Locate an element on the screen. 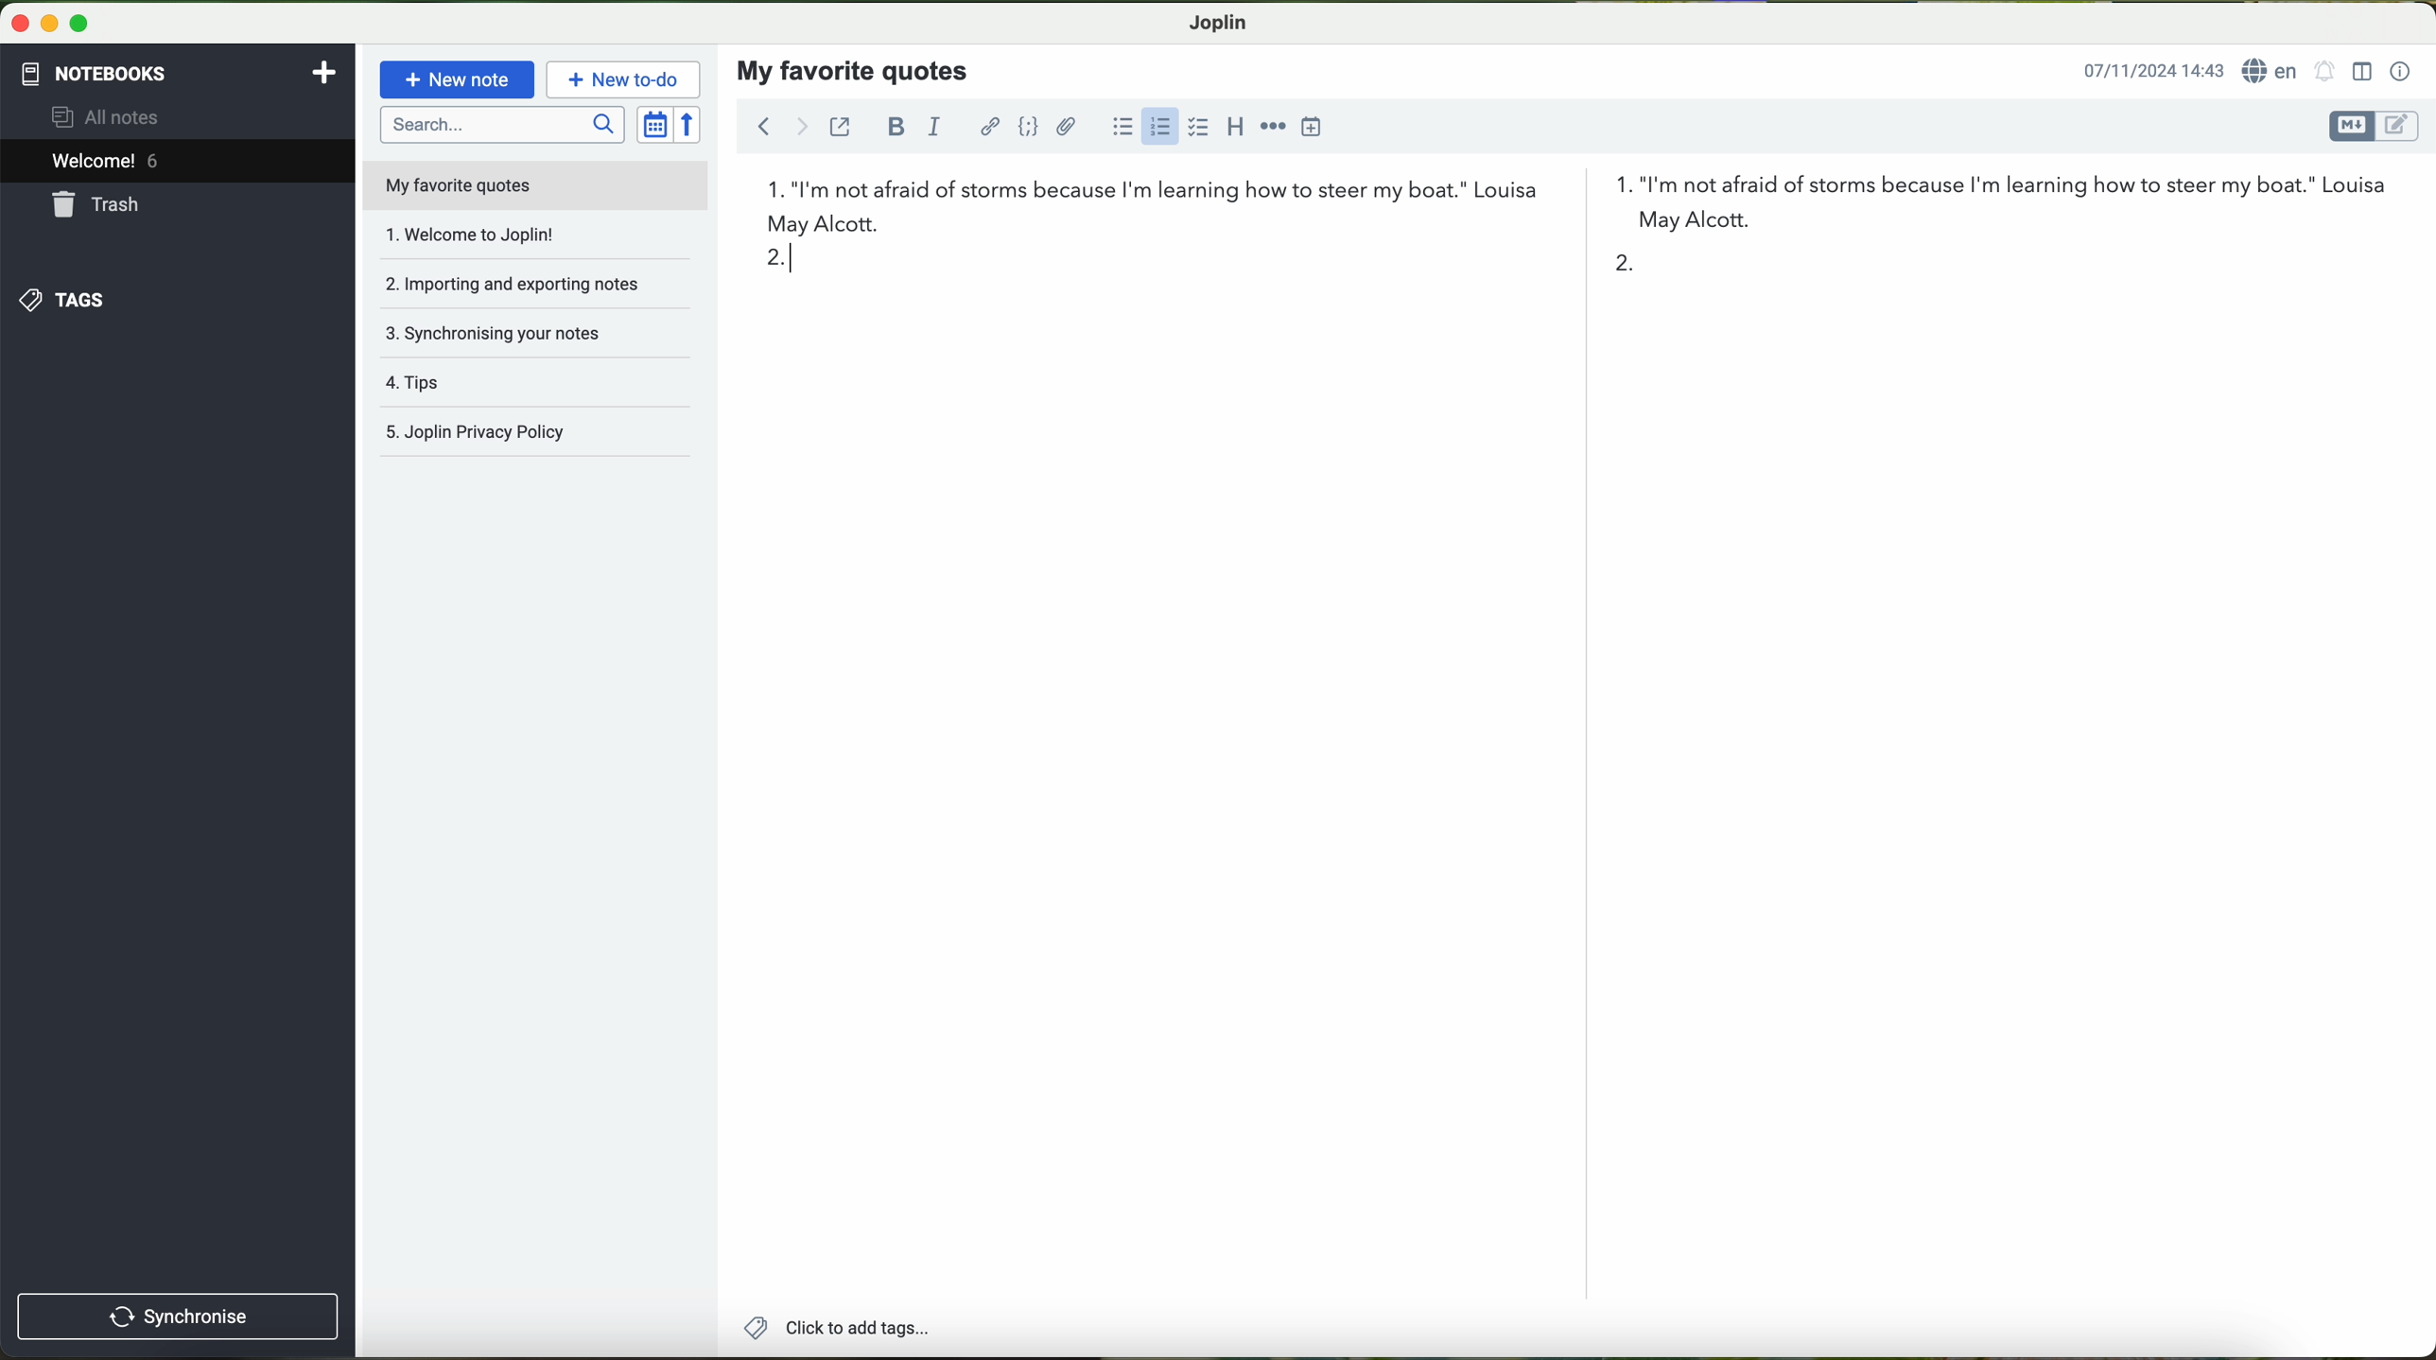 Image resolution: width=2436 pixels, height=1360 pixels. Joplin privacy policy is located at coordinates (527, 433).